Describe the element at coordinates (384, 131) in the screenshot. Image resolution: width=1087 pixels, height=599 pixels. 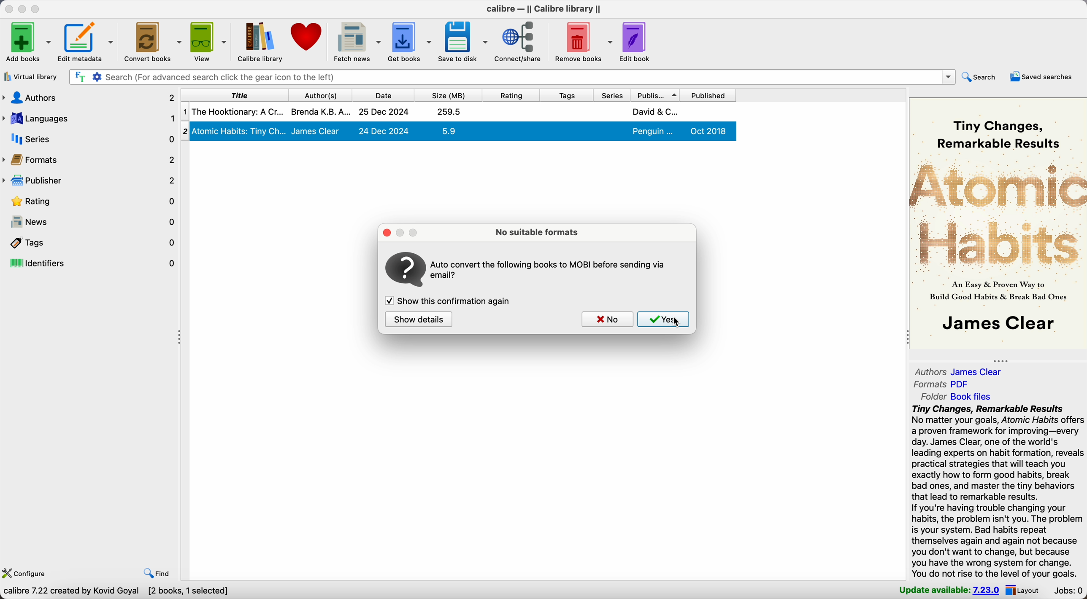
I see `24 Dec 2024` at that location.